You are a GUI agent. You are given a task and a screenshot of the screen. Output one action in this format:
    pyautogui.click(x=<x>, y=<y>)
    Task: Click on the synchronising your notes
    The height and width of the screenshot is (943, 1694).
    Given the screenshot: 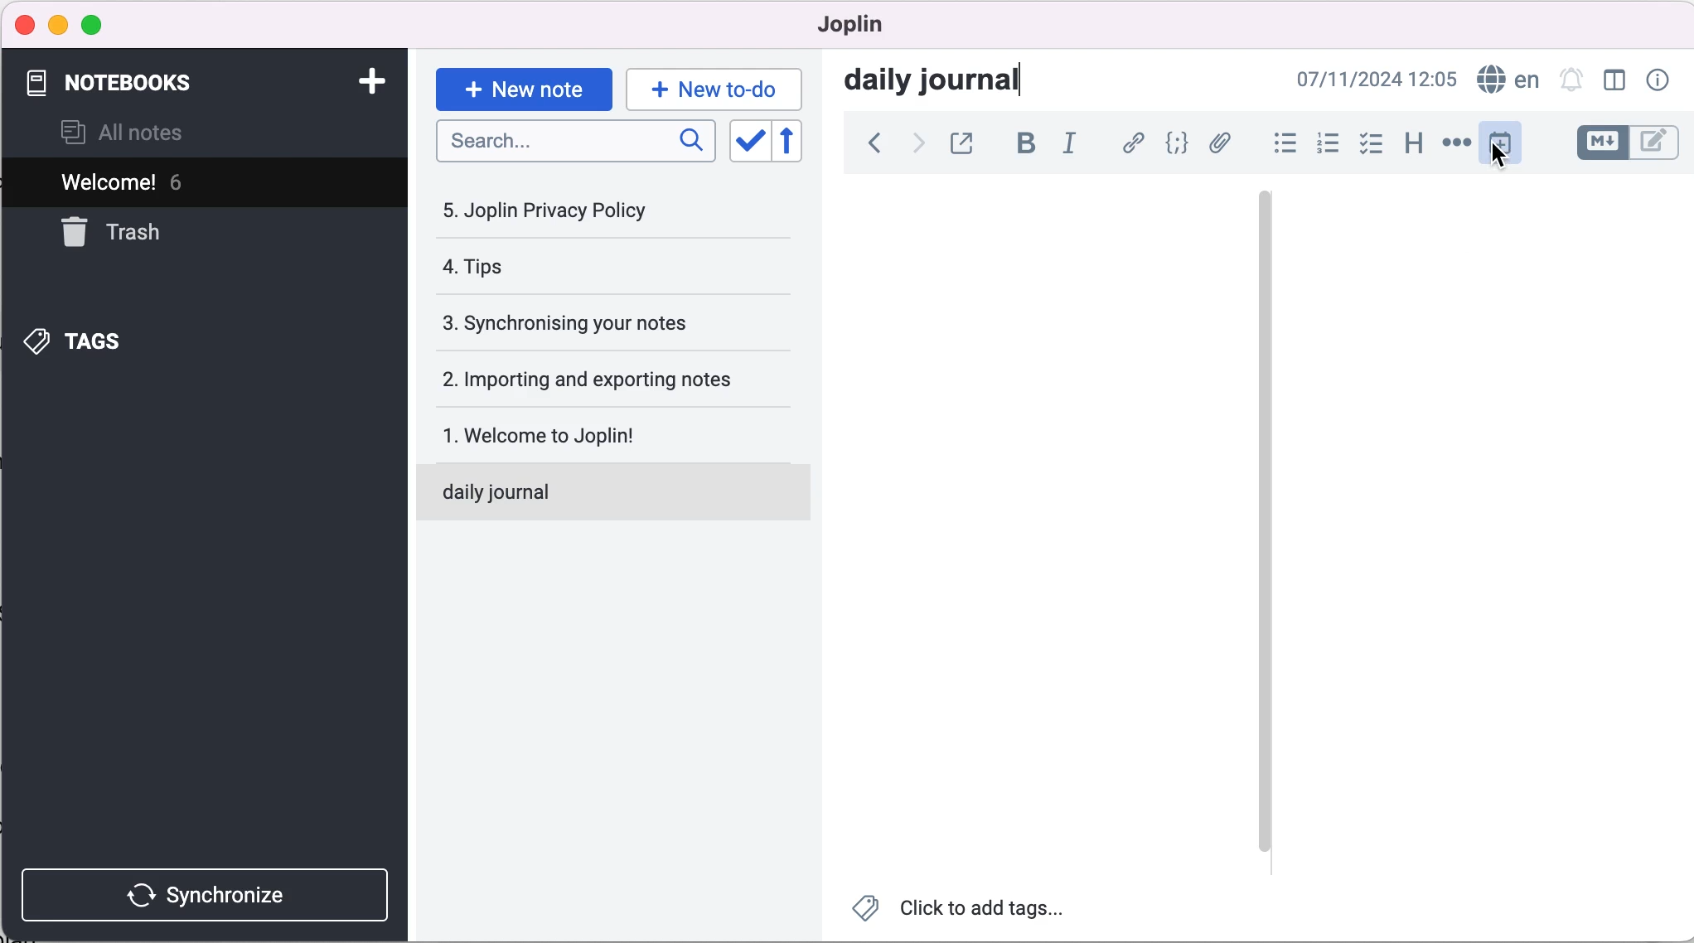 What is the action you would take?
    pyautogui.click(x=590, y=323)
    